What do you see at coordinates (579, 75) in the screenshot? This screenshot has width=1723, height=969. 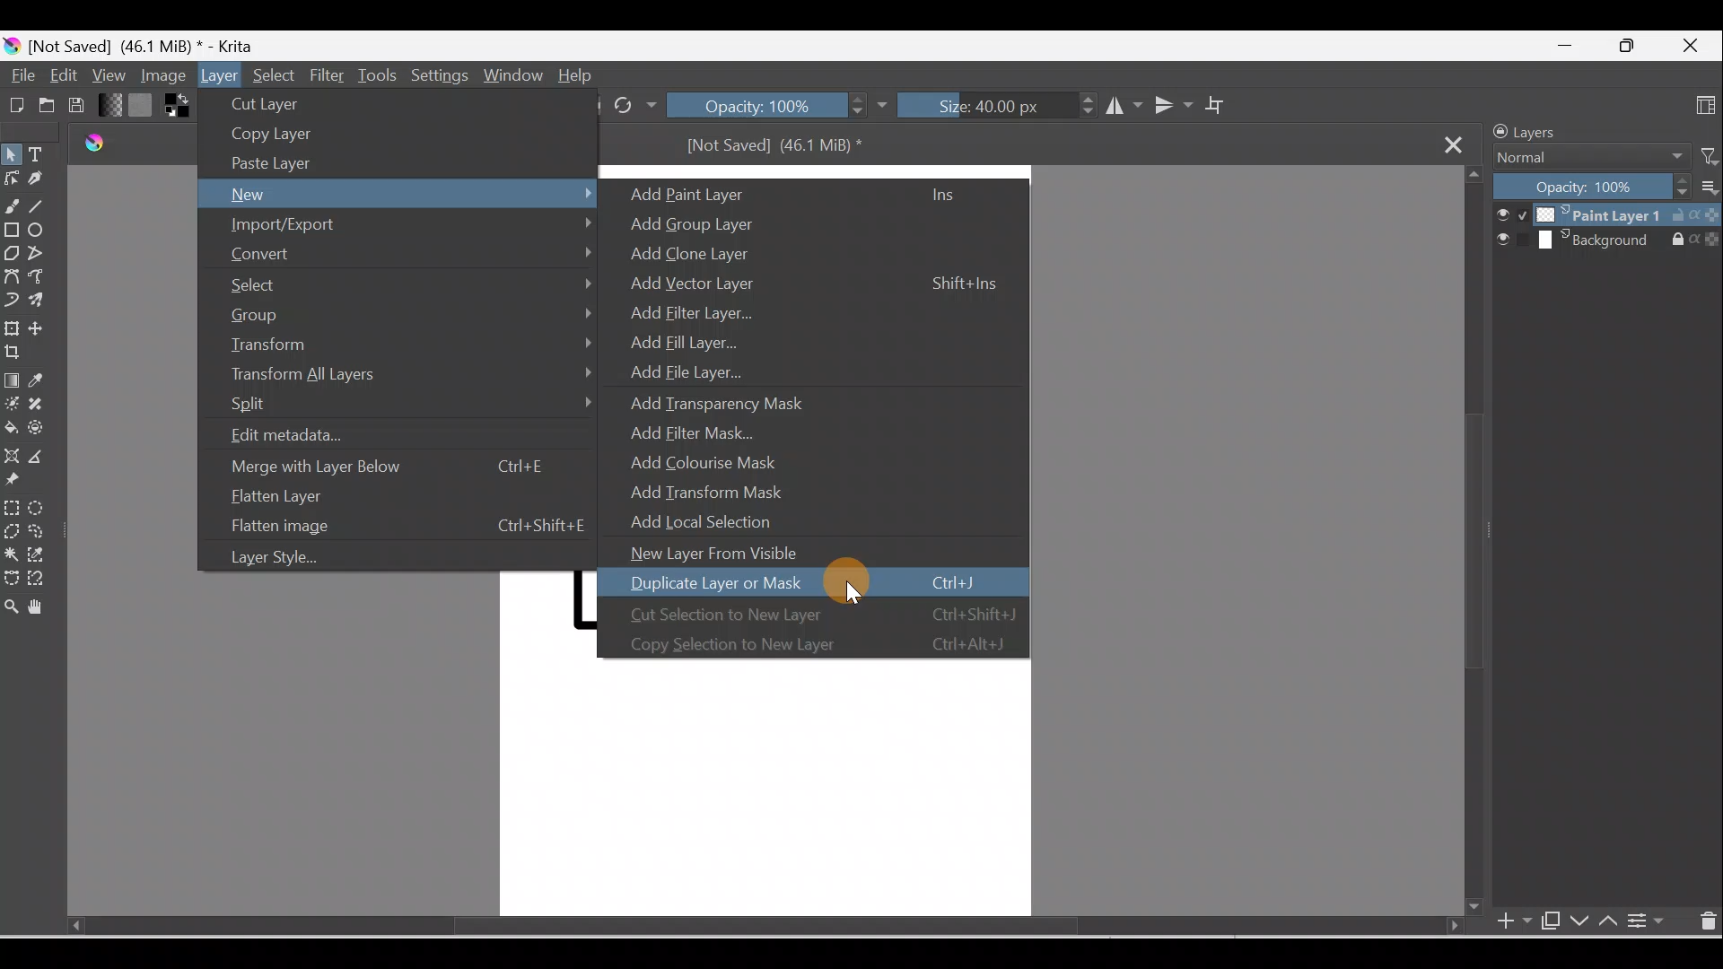 I see `Help` at bounding box center [579, 75].